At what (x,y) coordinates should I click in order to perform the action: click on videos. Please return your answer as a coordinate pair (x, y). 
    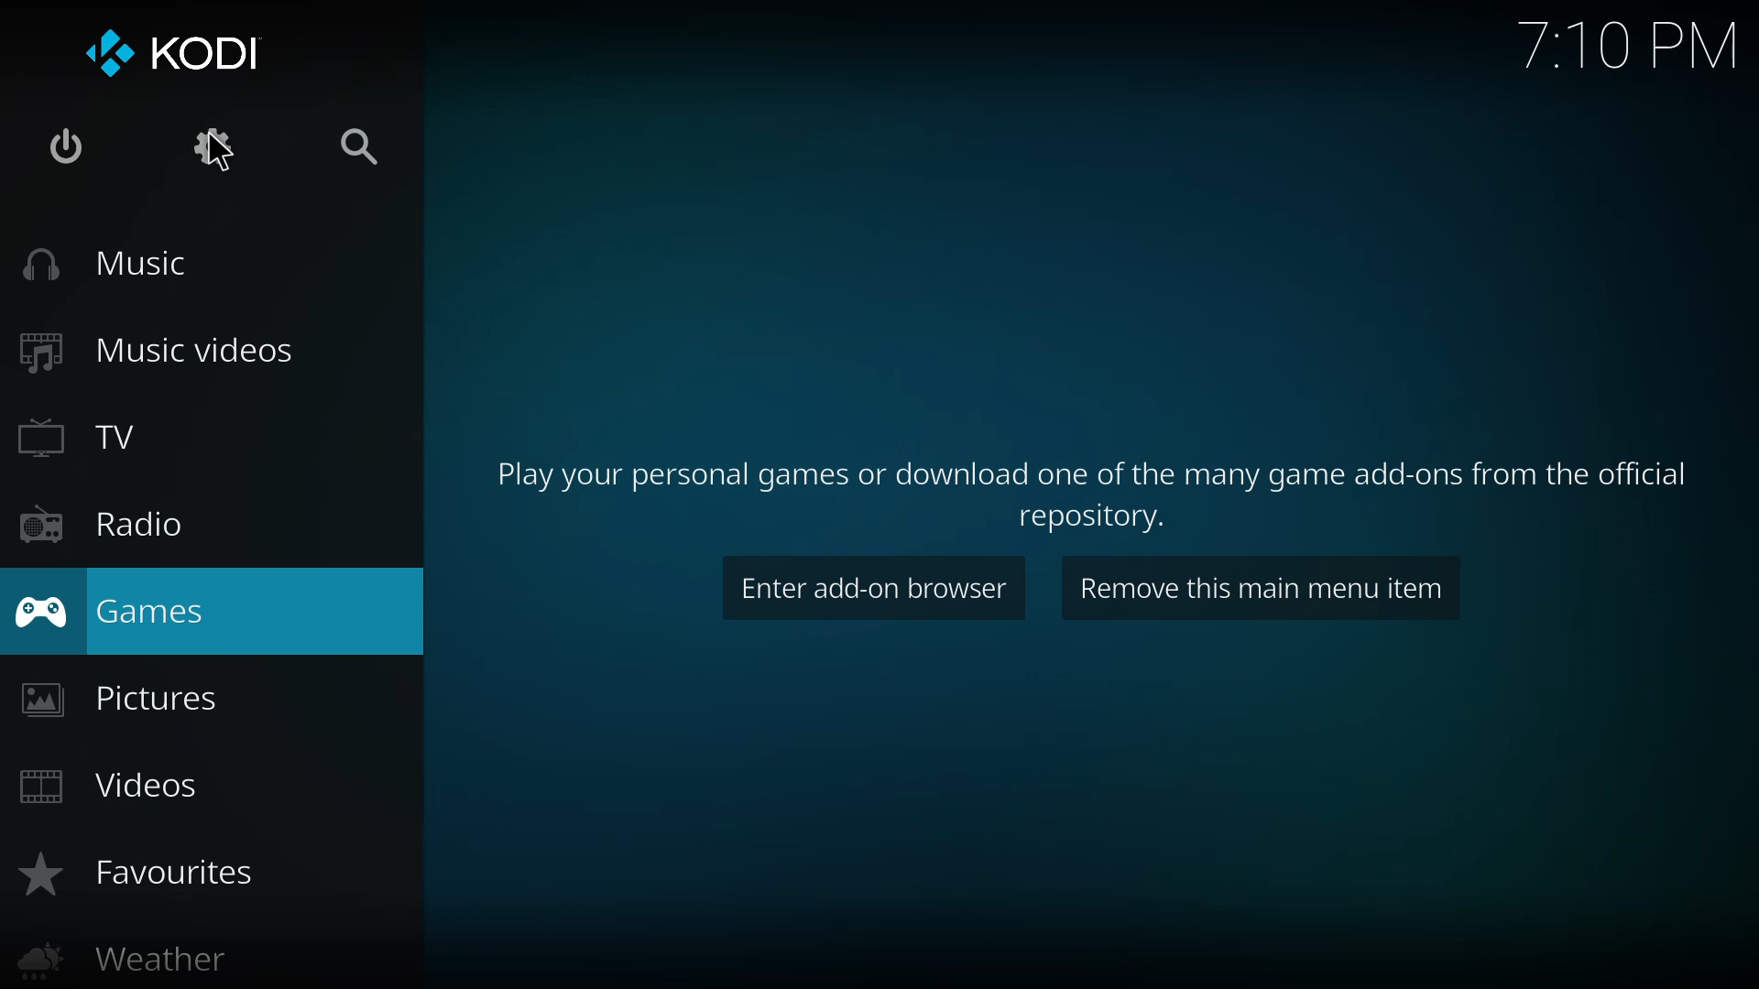
    Looking at the image, I should click on (117, 786).